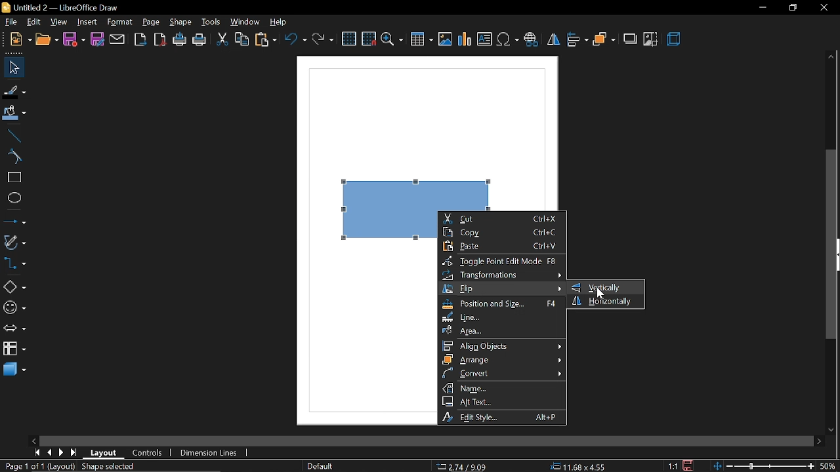  What do you see at coordinates (465, 40) in the screenshot?
I see `insert chart` at bounding box center [465, 40].